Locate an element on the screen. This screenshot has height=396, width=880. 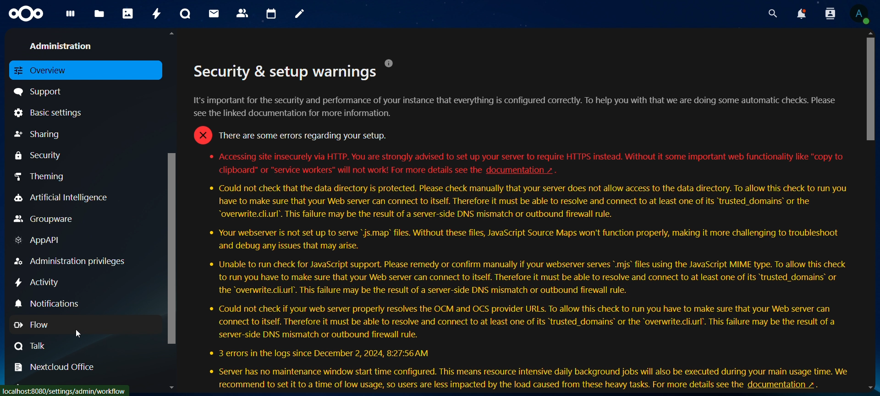
talk is located at coordinates (31, 346).